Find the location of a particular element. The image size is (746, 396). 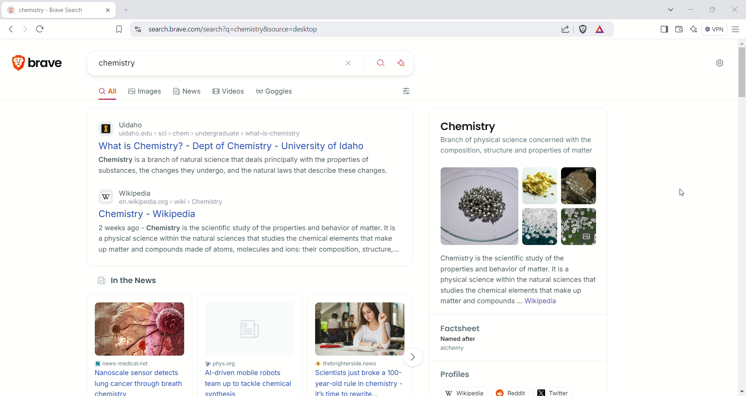

view site information is located at coordinates (138, 29).